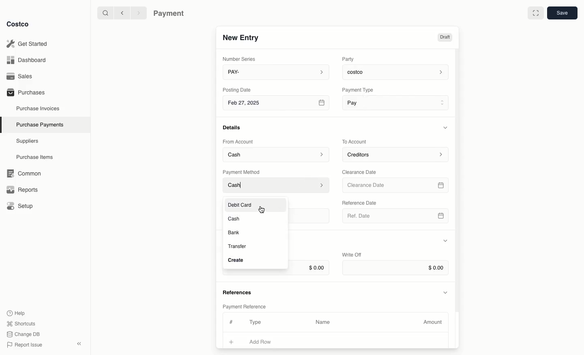  Describe the element at coordinates (397, 154) in the screenshot. I see `Creditors` at that location.